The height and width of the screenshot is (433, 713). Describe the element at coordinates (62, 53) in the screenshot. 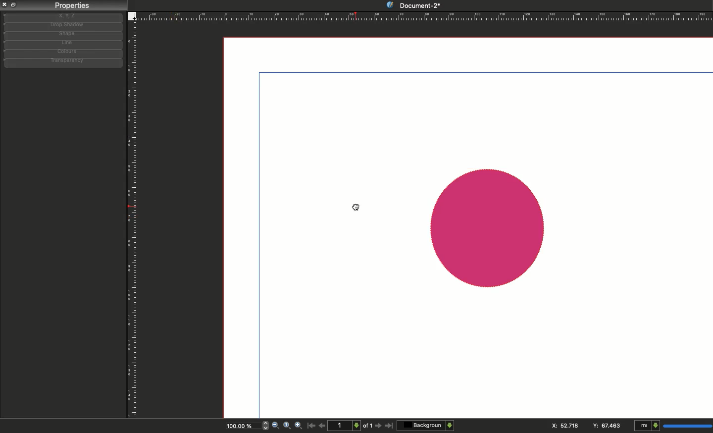

I see `Colors` at that location.